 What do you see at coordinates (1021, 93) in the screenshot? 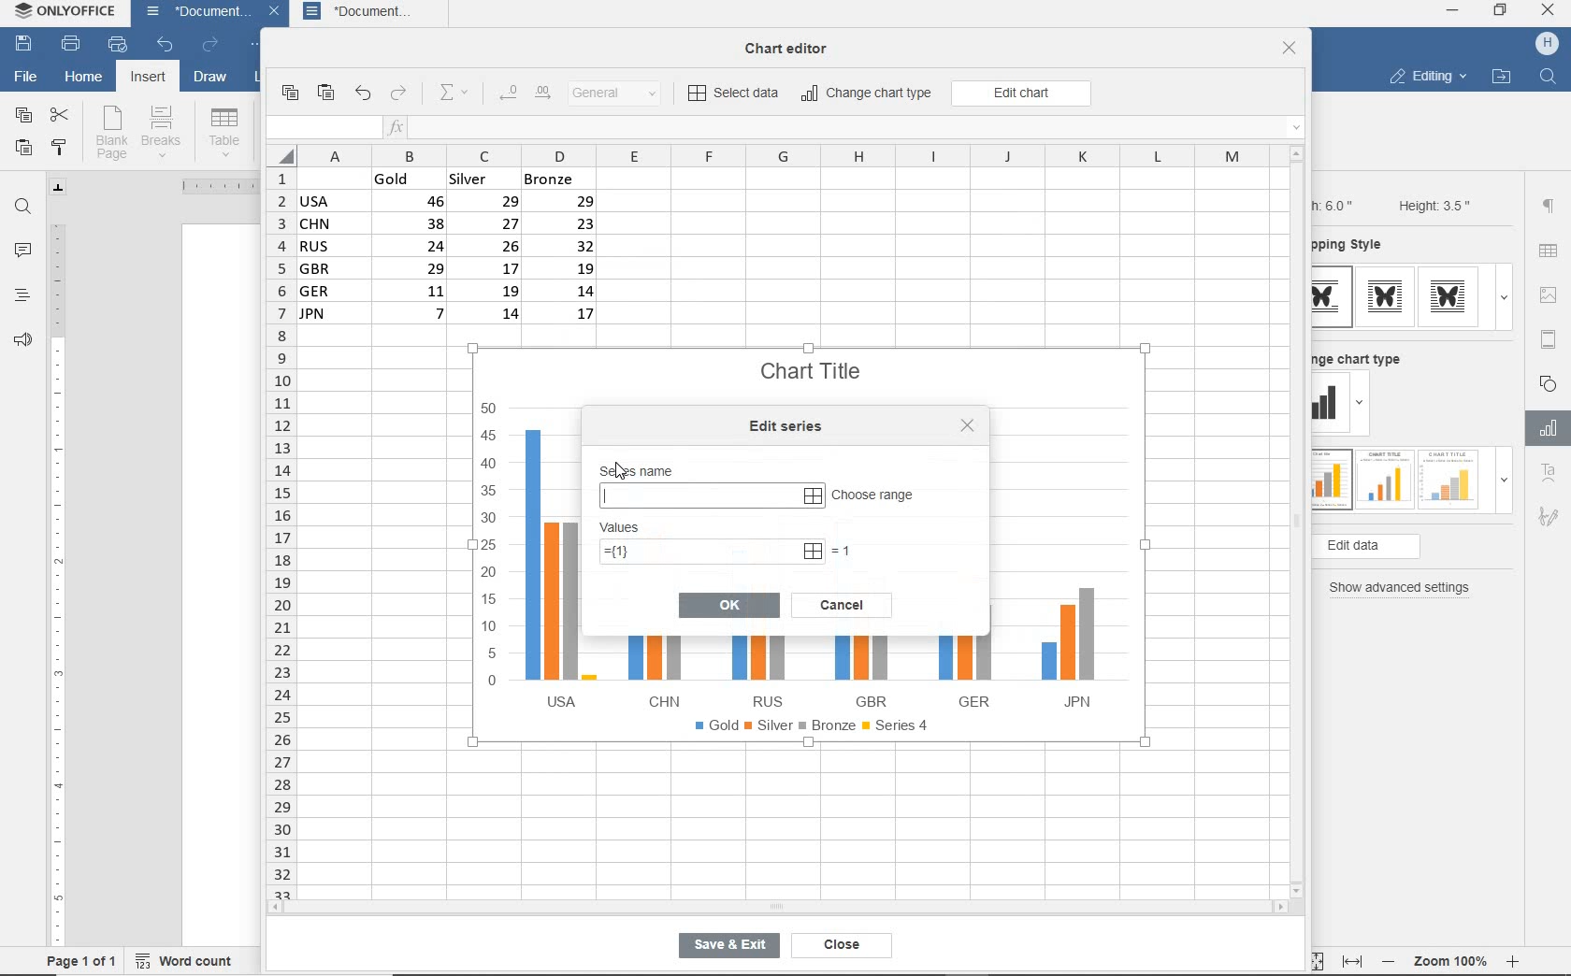
I see `edit chart` at bounding box center [1021, 93].